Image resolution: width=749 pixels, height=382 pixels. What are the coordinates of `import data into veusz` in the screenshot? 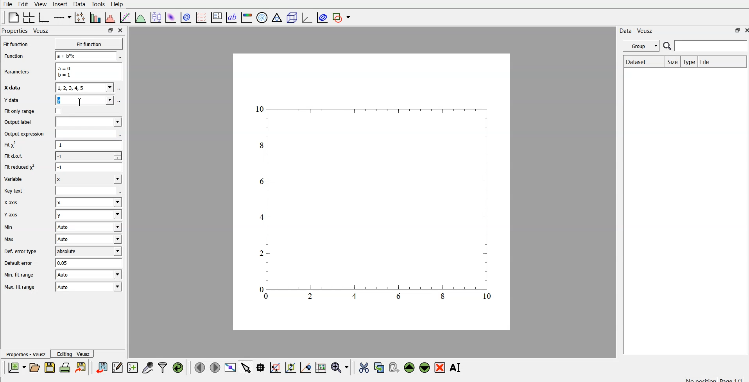 It's located at (102, 368).